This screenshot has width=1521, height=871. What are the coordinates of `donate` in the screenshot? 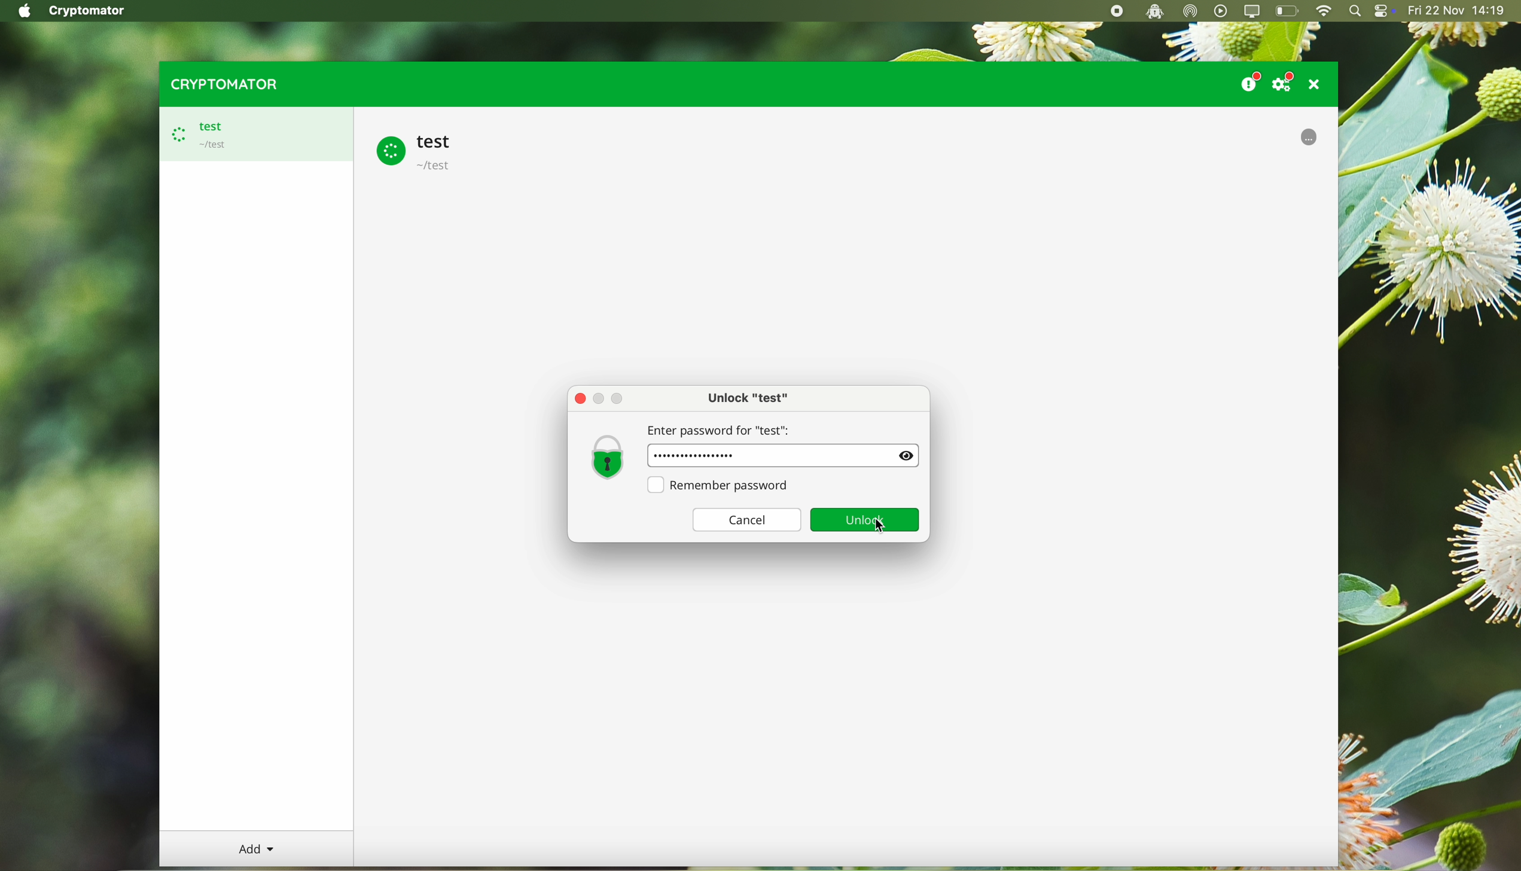 It's located at (1249, 80).